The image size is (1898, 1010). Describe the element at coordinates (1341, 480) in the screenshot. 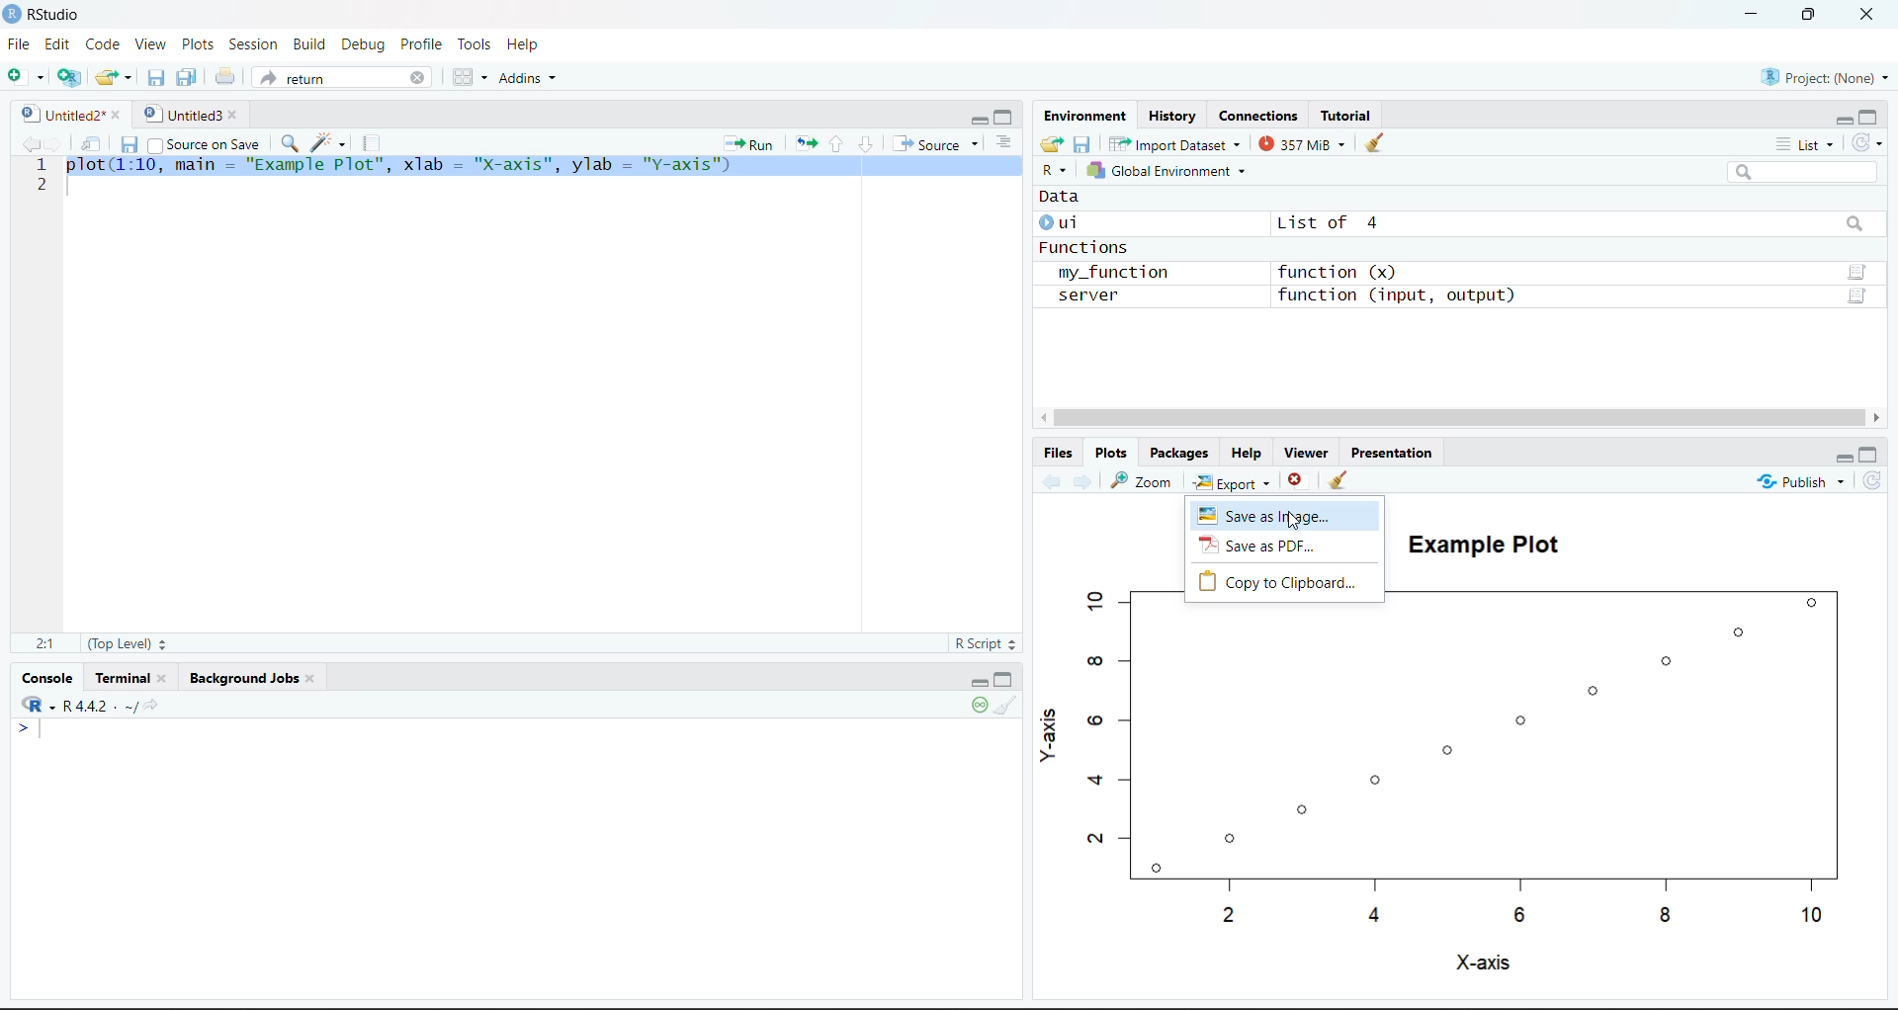

I see `Clear console (Ctrl +L)` at that location.